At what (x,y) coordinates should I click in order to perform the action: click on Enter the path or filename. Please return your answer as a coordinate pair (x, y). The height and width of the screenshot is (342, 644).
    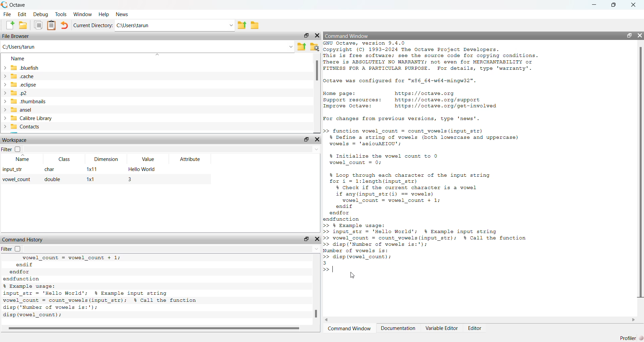
    Looking at the image, I should click on (291, 46).